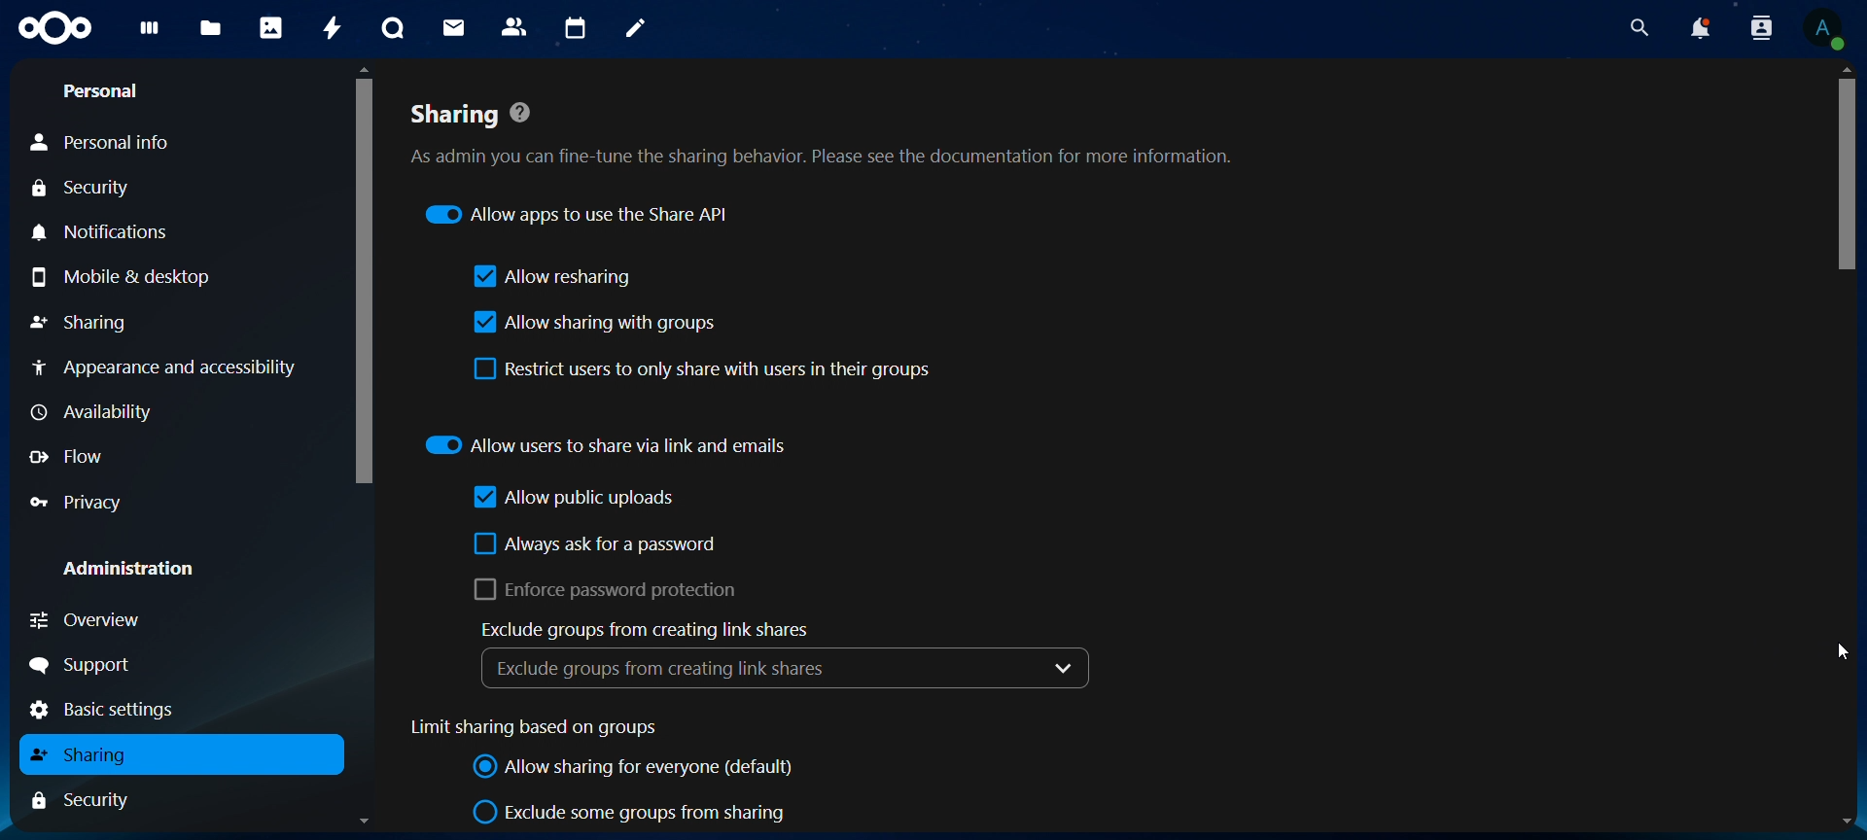 This screenshot has height=840, width=1867. Describe the element at coordinates (513, 26) in the screenshot. I see `contacts` at that location.